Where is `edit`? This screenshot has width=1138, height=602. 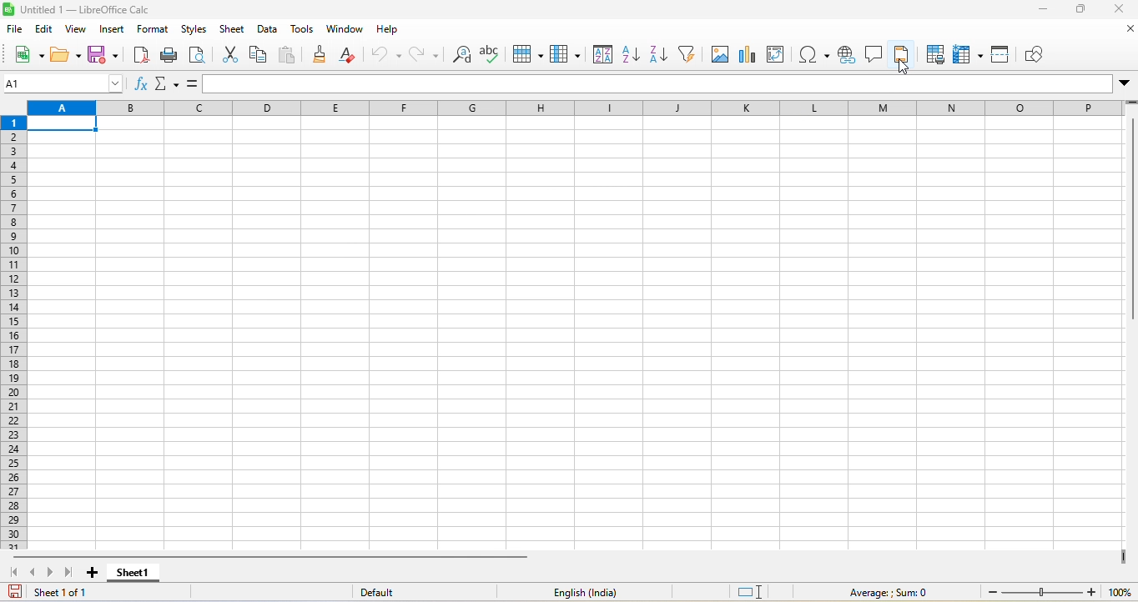 edit is located at coordinates (43, 31).